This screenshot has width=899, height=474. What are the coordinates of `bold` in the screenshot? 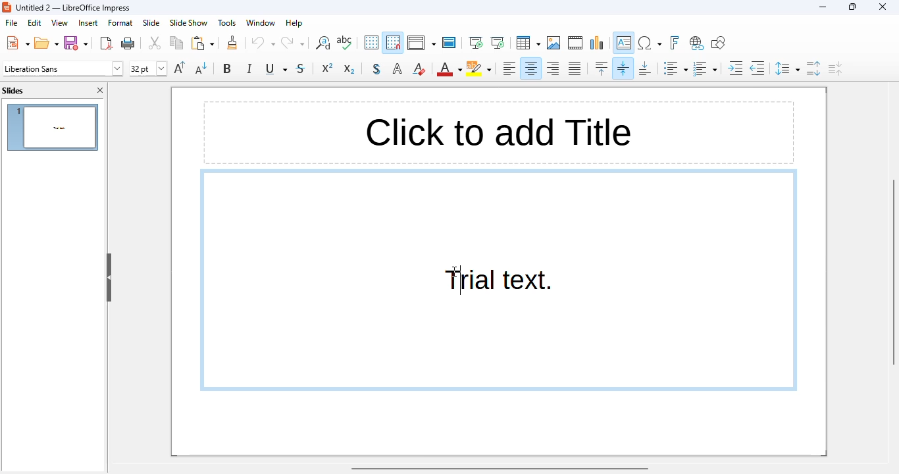 It's located at (227, 68).